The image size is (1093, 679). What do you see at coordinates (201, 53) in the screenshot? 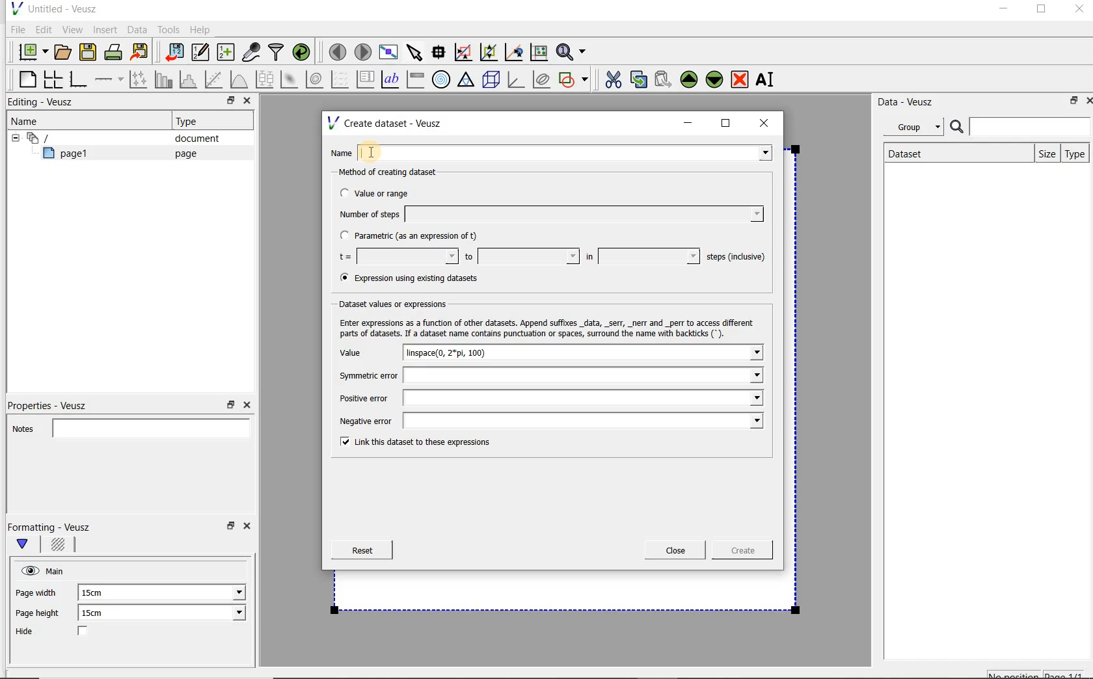
I see `Edit and enter new datasets` at bounding box center [201, 53].